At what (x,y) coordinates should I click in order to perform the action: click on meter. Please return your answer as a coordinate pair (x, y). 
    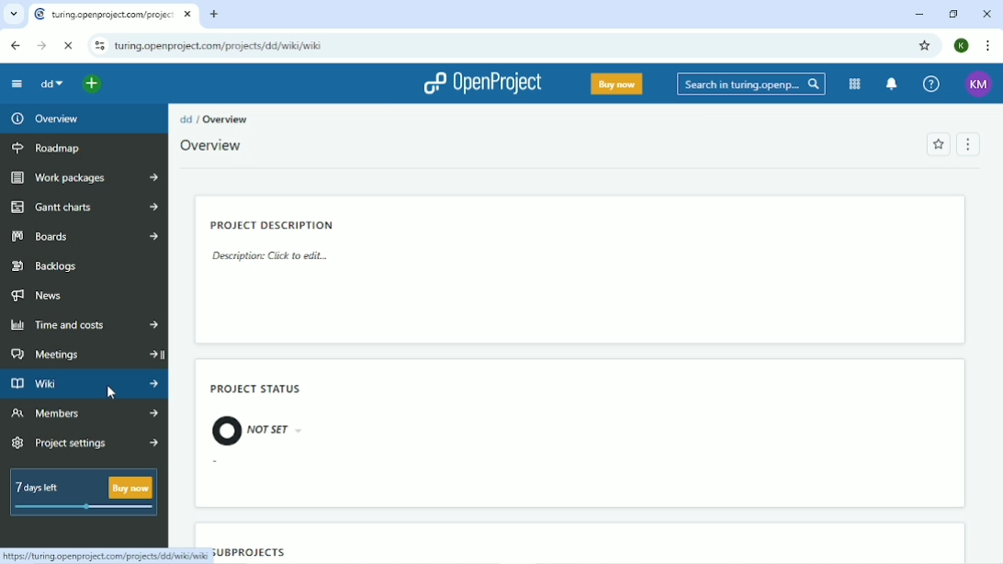
    Looking at the image, I should click on (88, 508).